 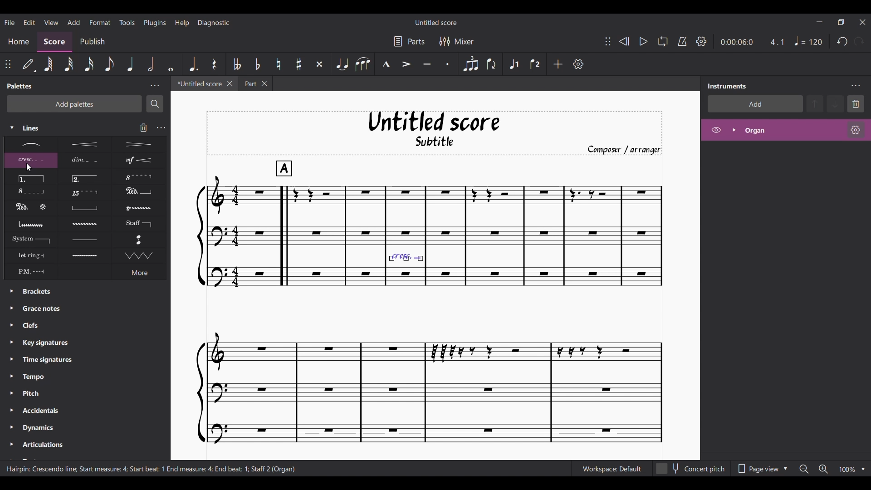 I want to click on Add palette, so click(x=74, y=104).